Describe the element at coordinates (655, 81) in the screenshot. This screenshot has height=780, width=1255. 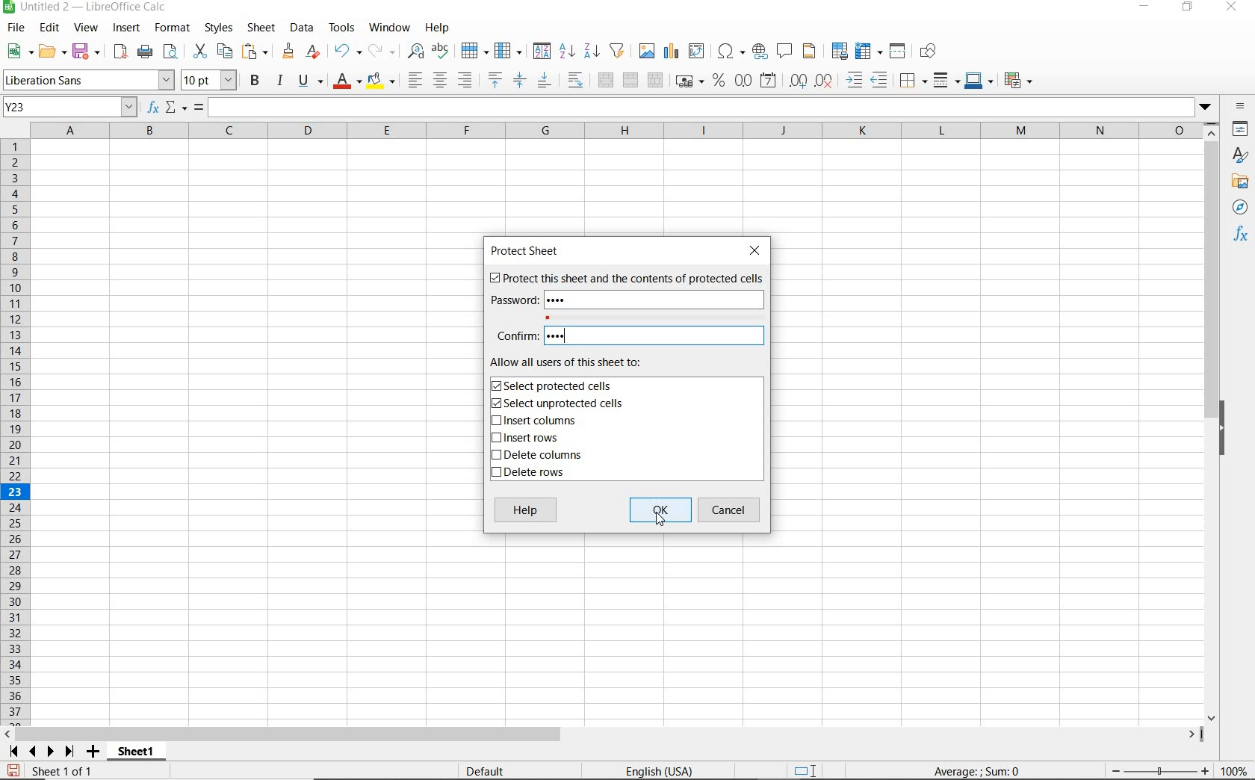
I see `UNMERGE CELLS` at that location.